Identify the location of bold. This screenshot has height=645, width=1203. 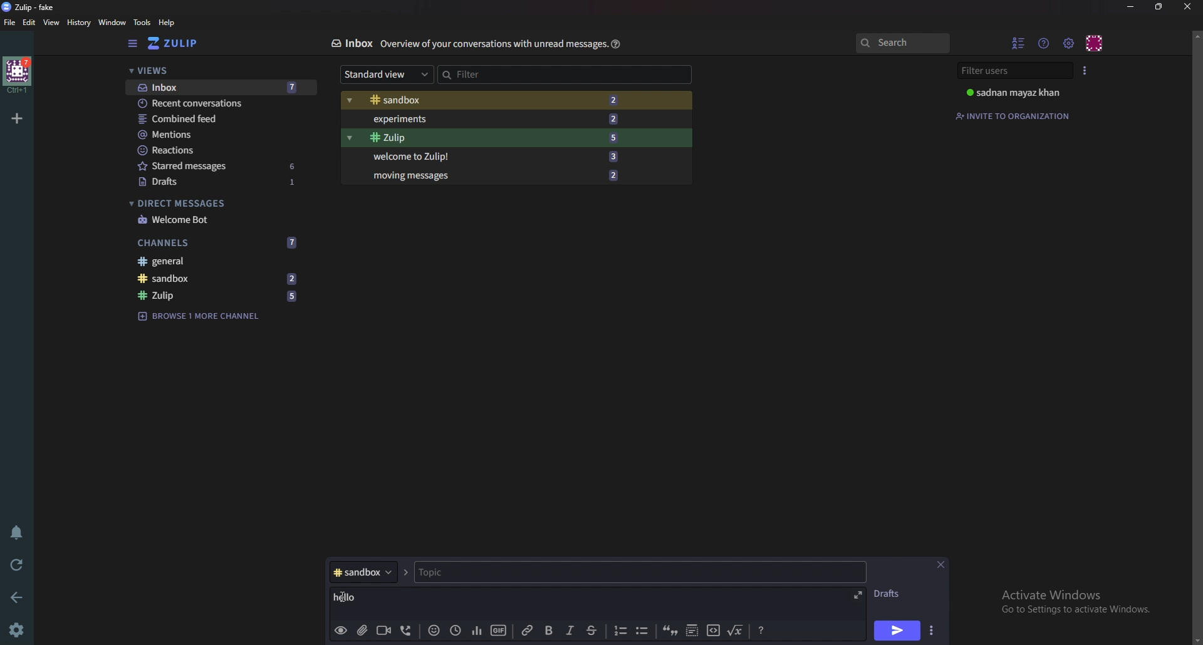
(549, 631).